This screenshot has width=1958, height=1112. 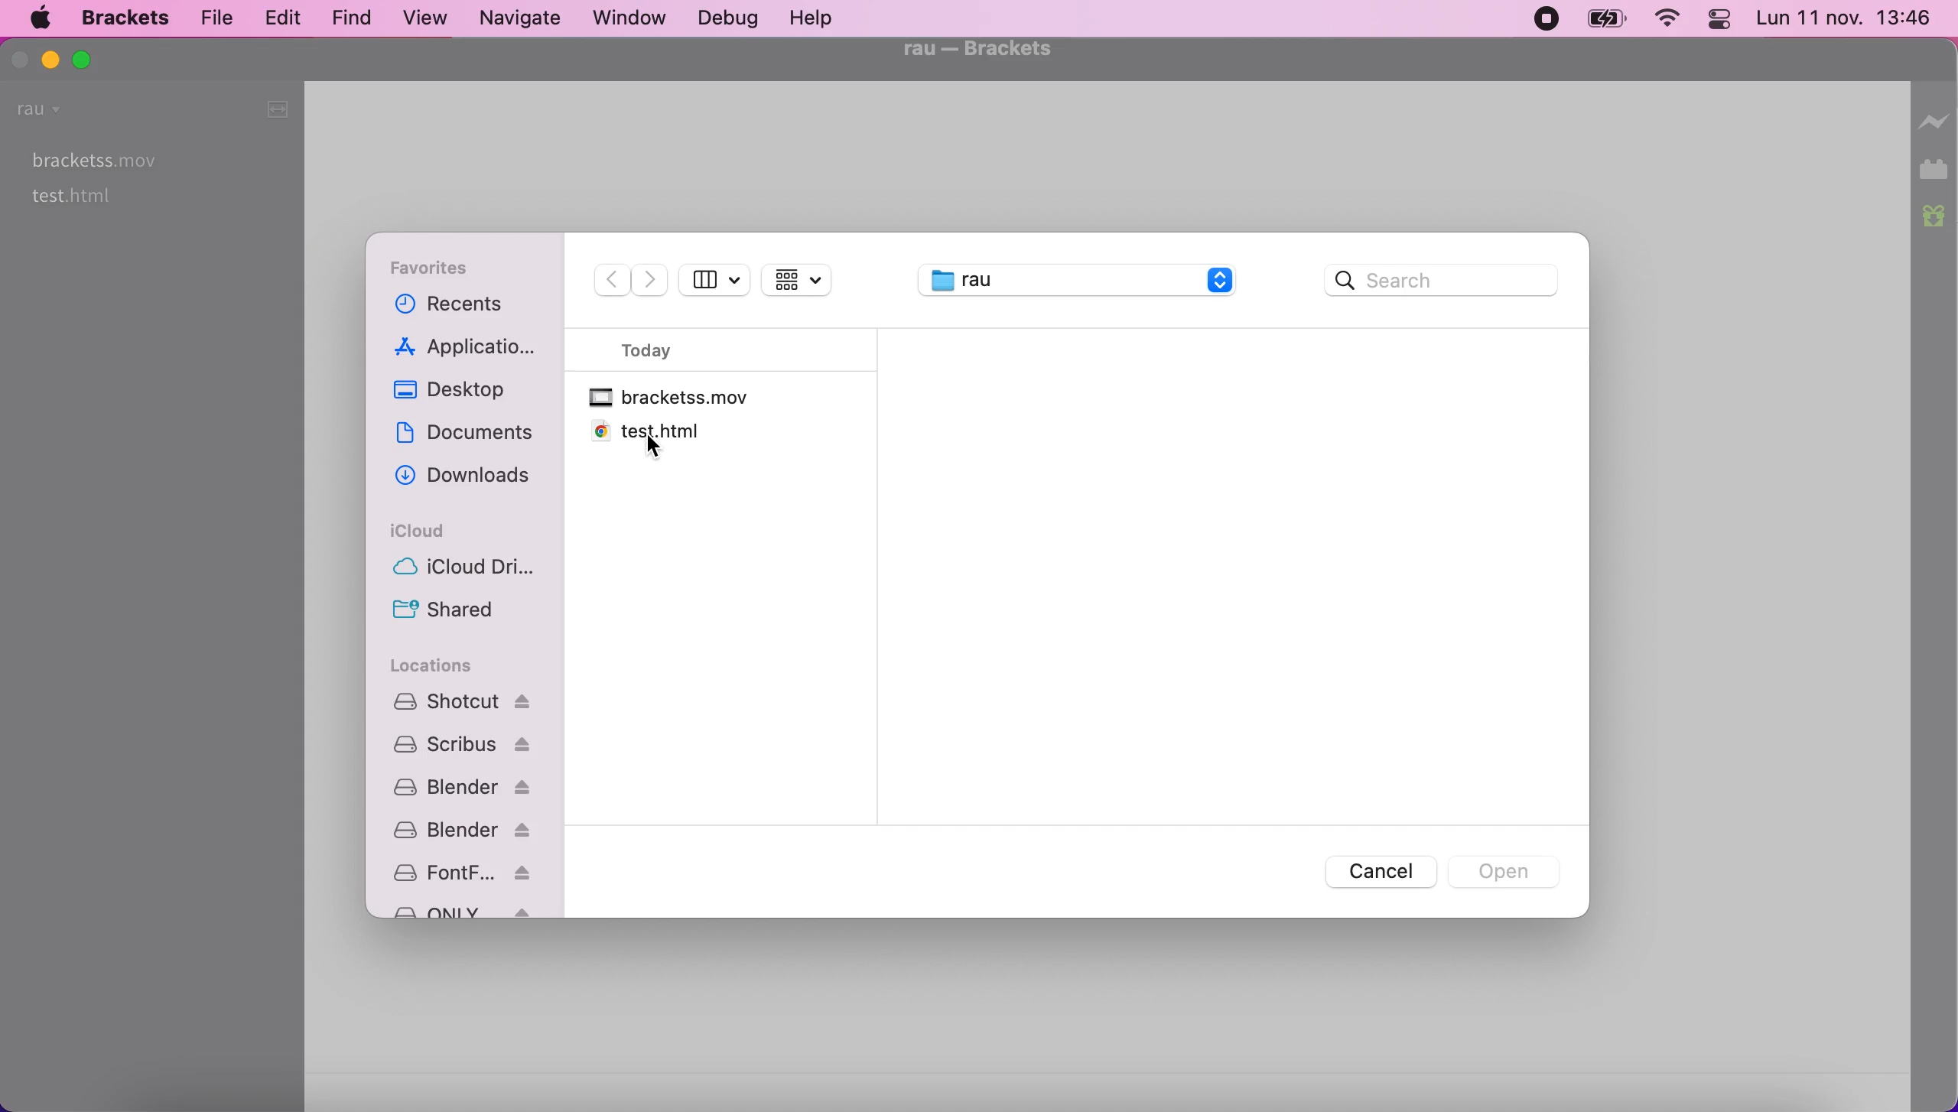 What do you see at coordinates (1666, 21) in the screenshot?
I see `wifi` at bounding box center [1666, 21].